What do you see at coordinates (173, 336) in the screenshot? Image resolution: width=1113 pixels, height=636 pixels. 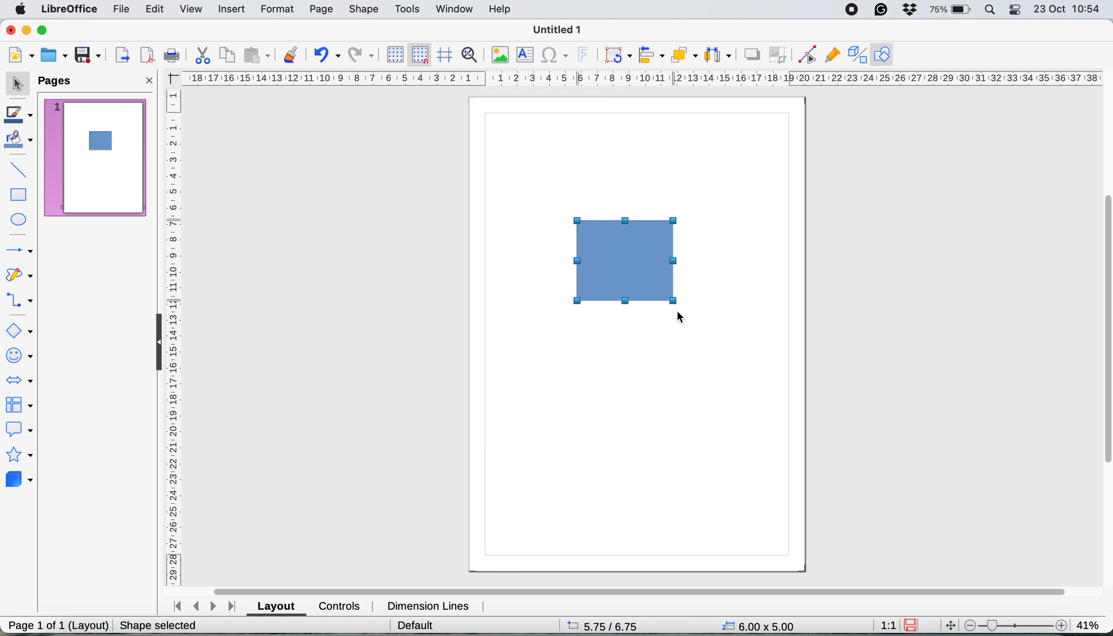 I see `vertical scale` at bounding box center [173, 336].